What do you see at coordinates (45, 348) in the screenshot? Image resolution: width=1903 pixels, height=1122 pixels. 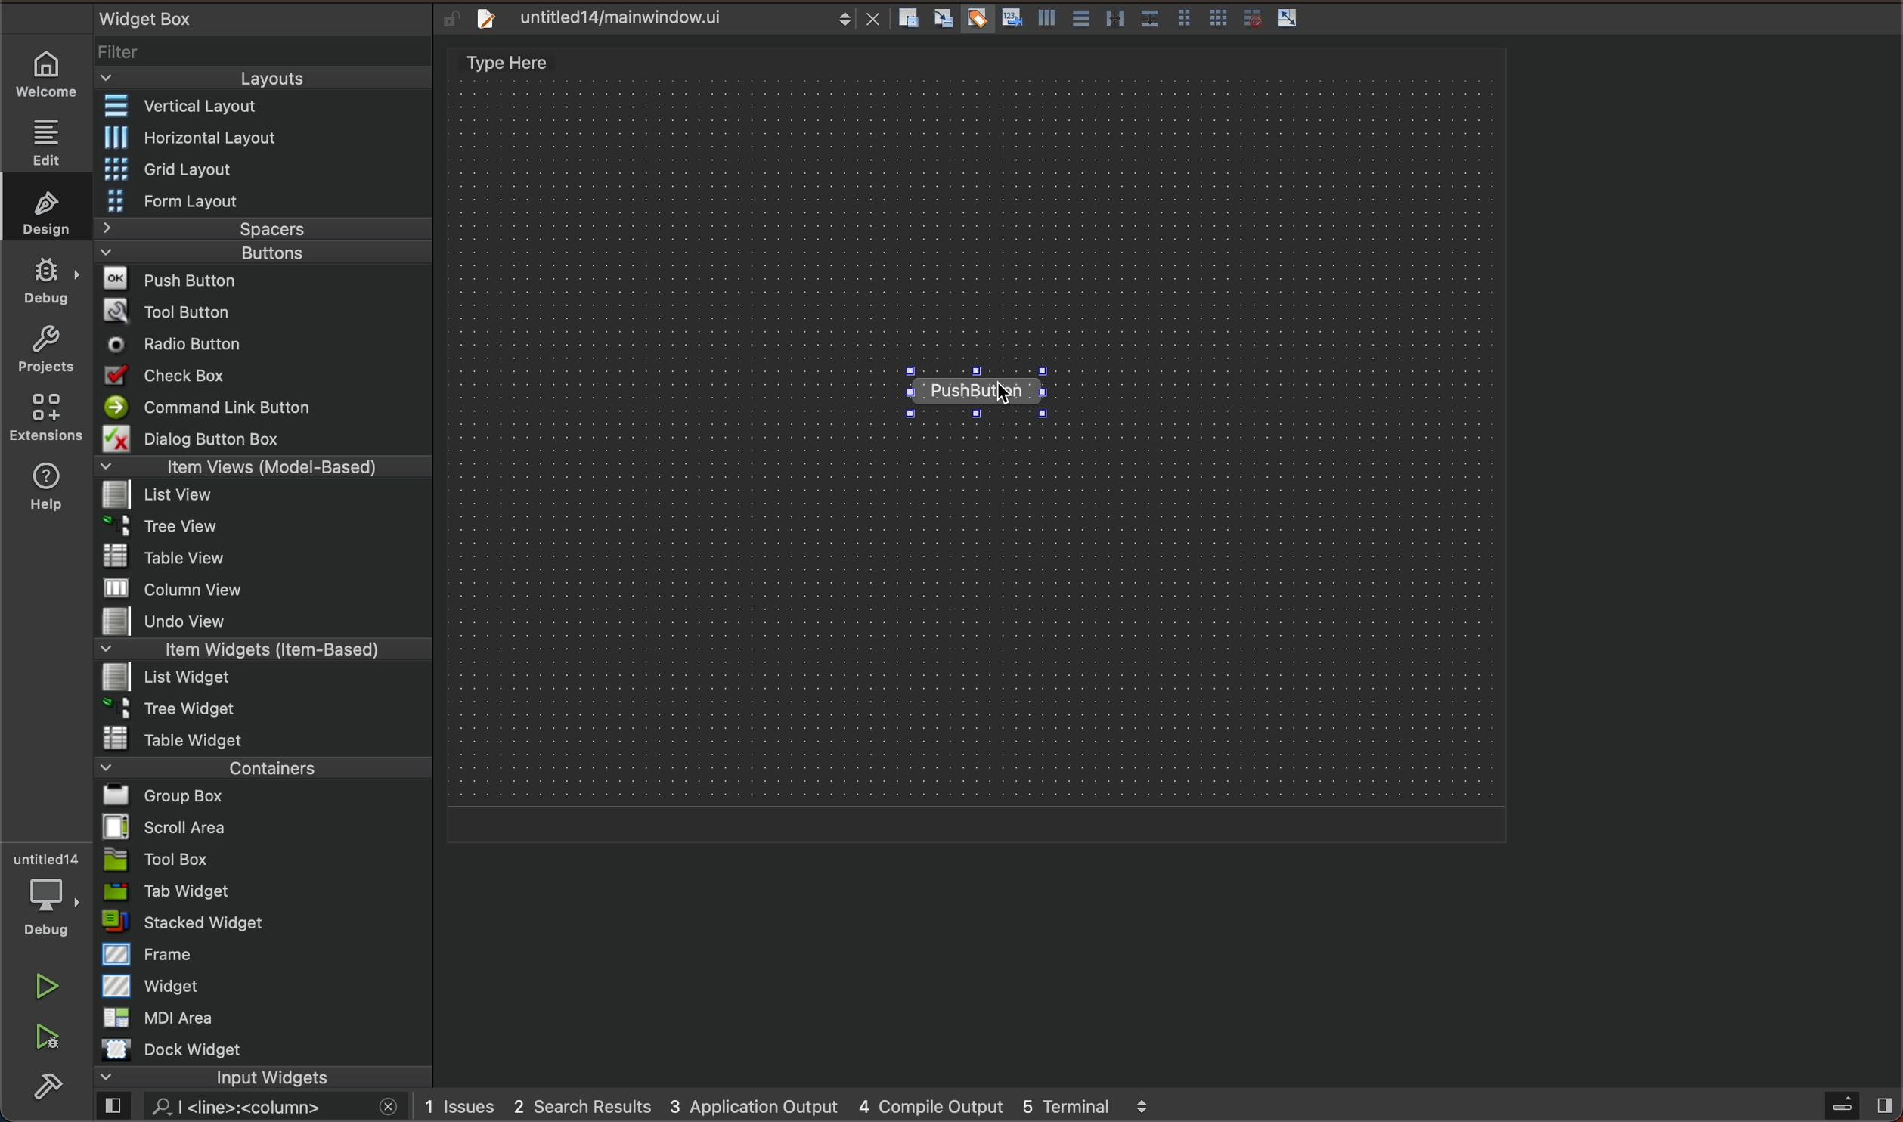 I see `projects` at bounding box center [45, 348].